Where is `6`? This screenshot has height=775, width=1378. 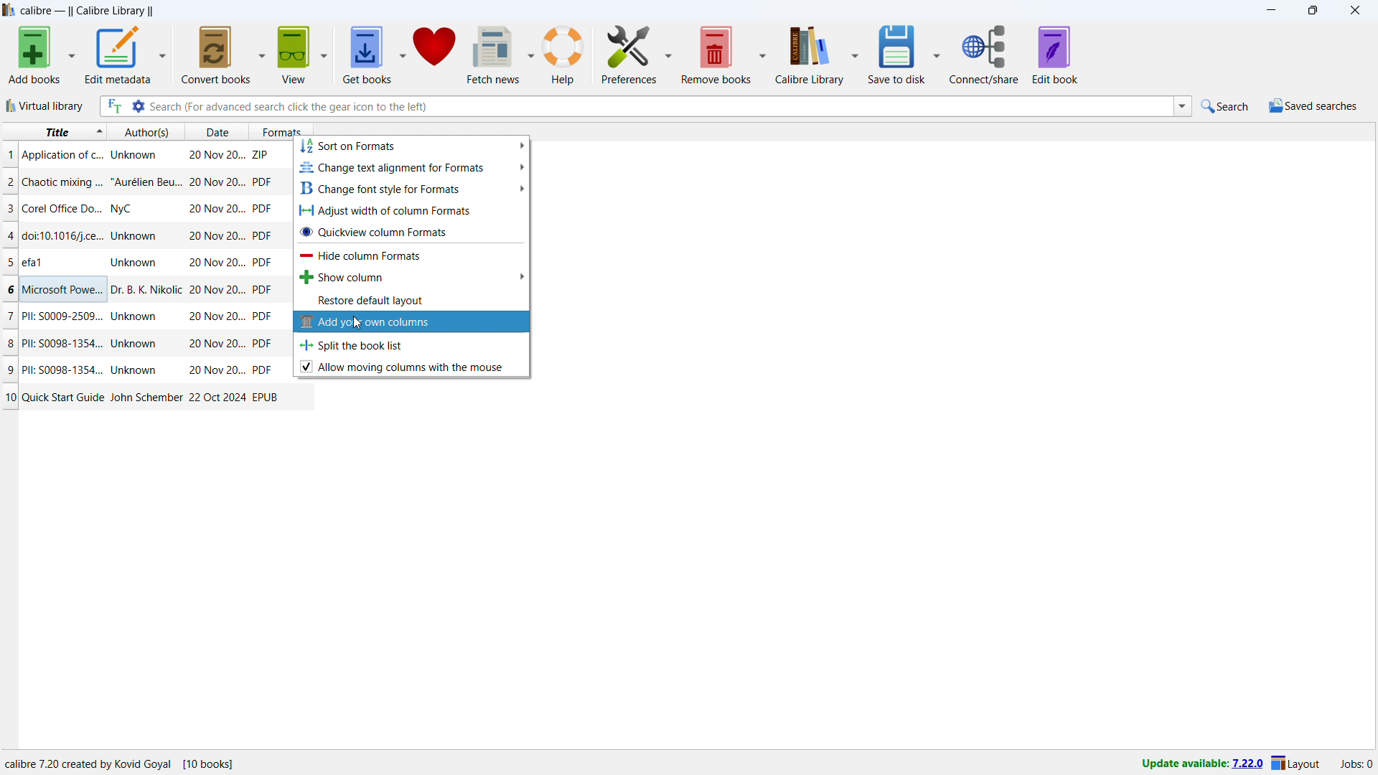 6 is located at coordinates (9, 289).